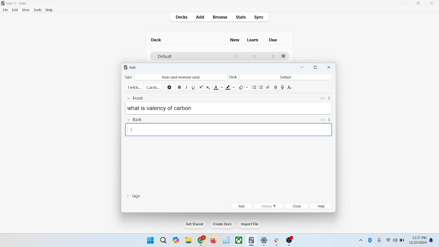  Describe the element at coordinates (131, 130) in the screenshot. I see `cursor` at that location.